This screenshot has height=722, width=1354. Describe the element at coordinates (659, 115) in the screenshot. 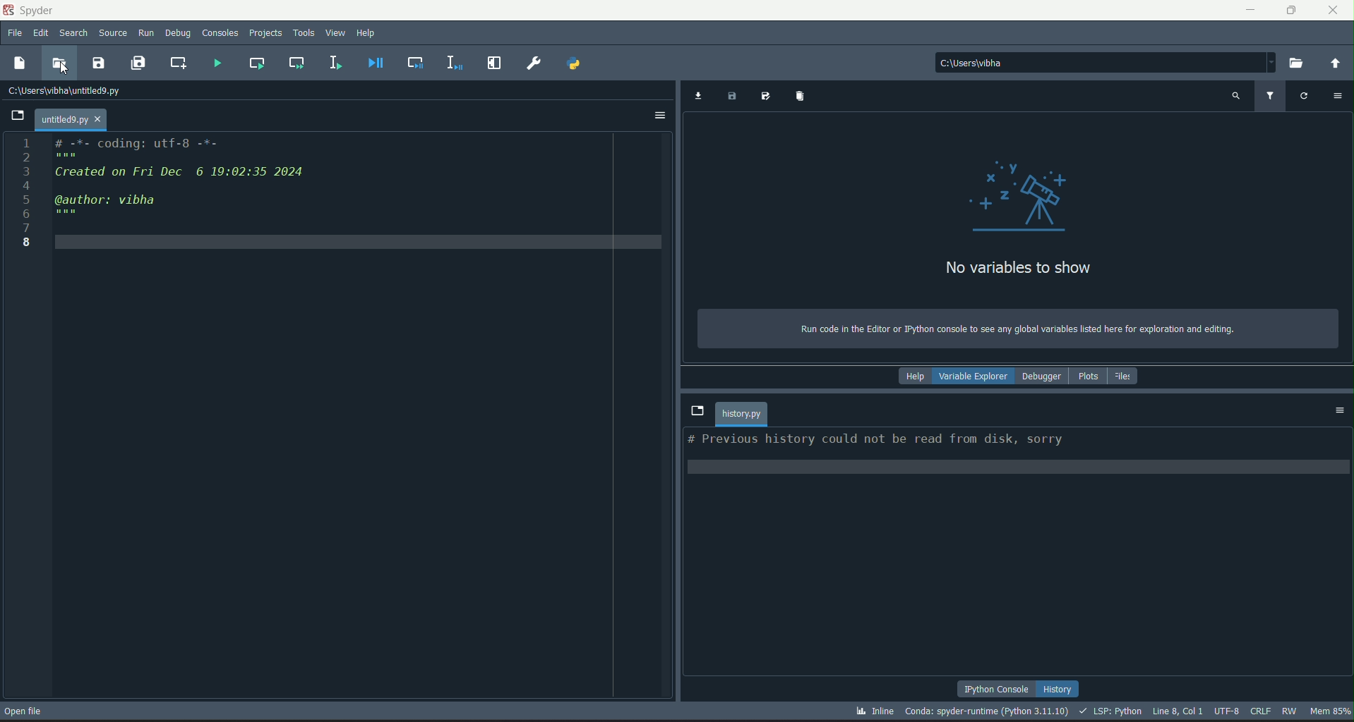

I see `options` at that location.